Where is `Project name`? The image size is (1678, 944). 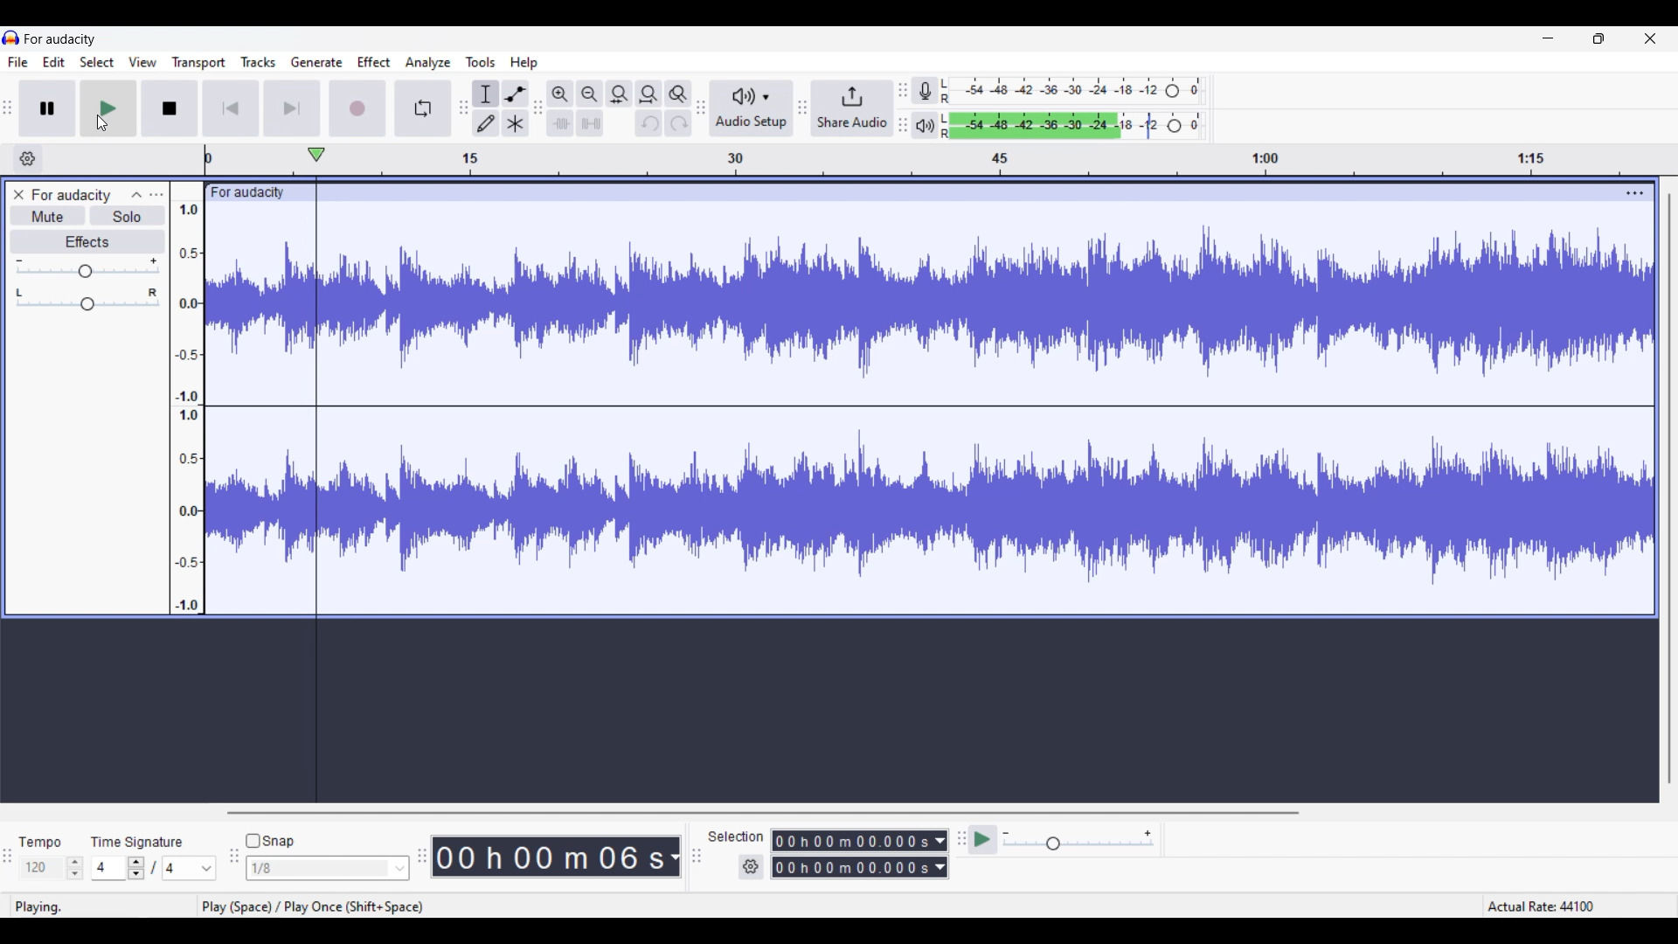 Project name is located at coordinates (72, 196).